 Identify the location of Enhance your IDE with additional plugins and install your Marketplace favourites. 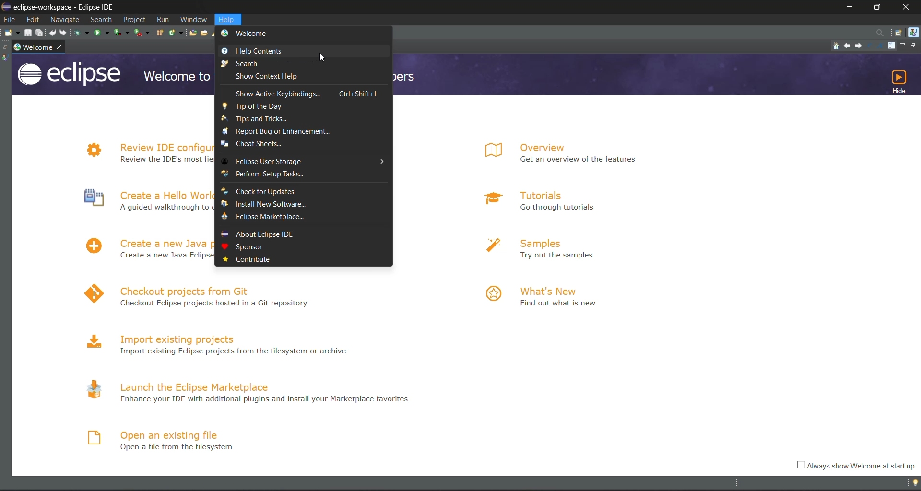
(263, 401).